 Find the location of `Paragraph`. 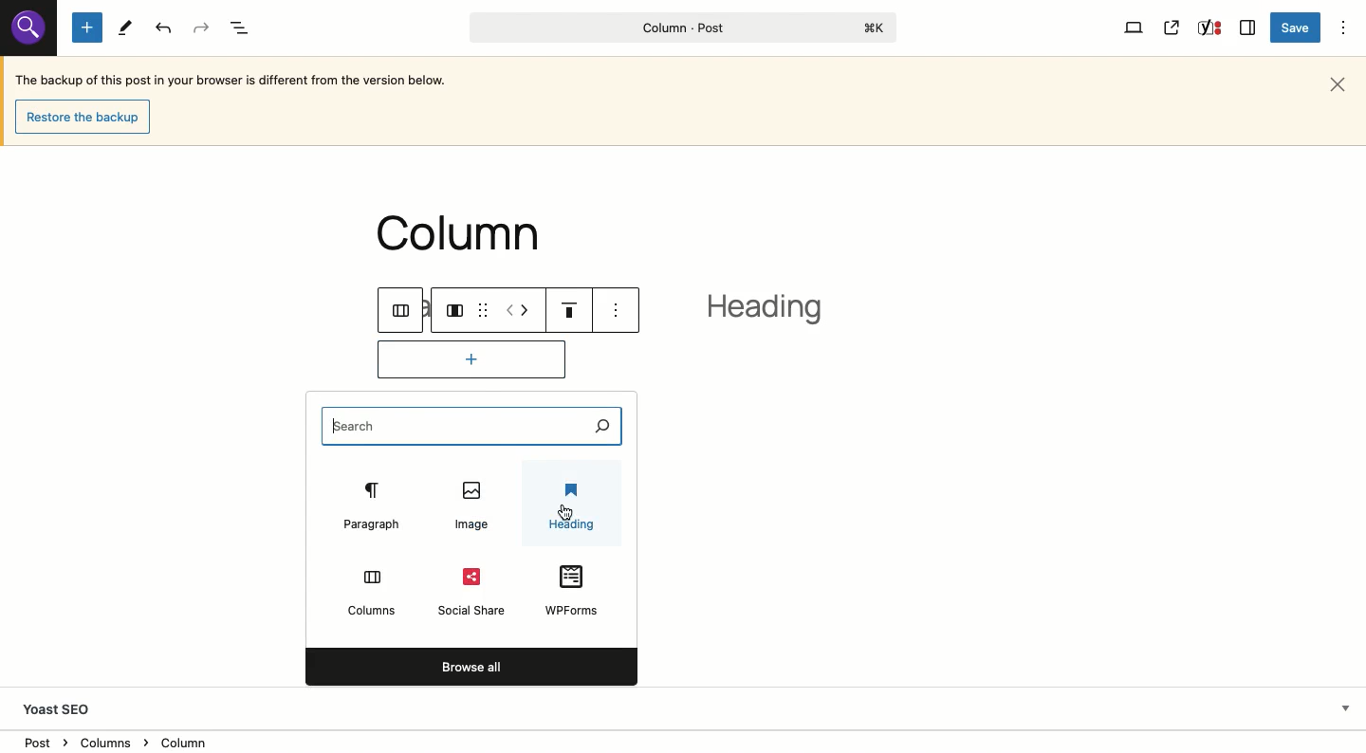

Paragraph is located at coordinates (368, 502).